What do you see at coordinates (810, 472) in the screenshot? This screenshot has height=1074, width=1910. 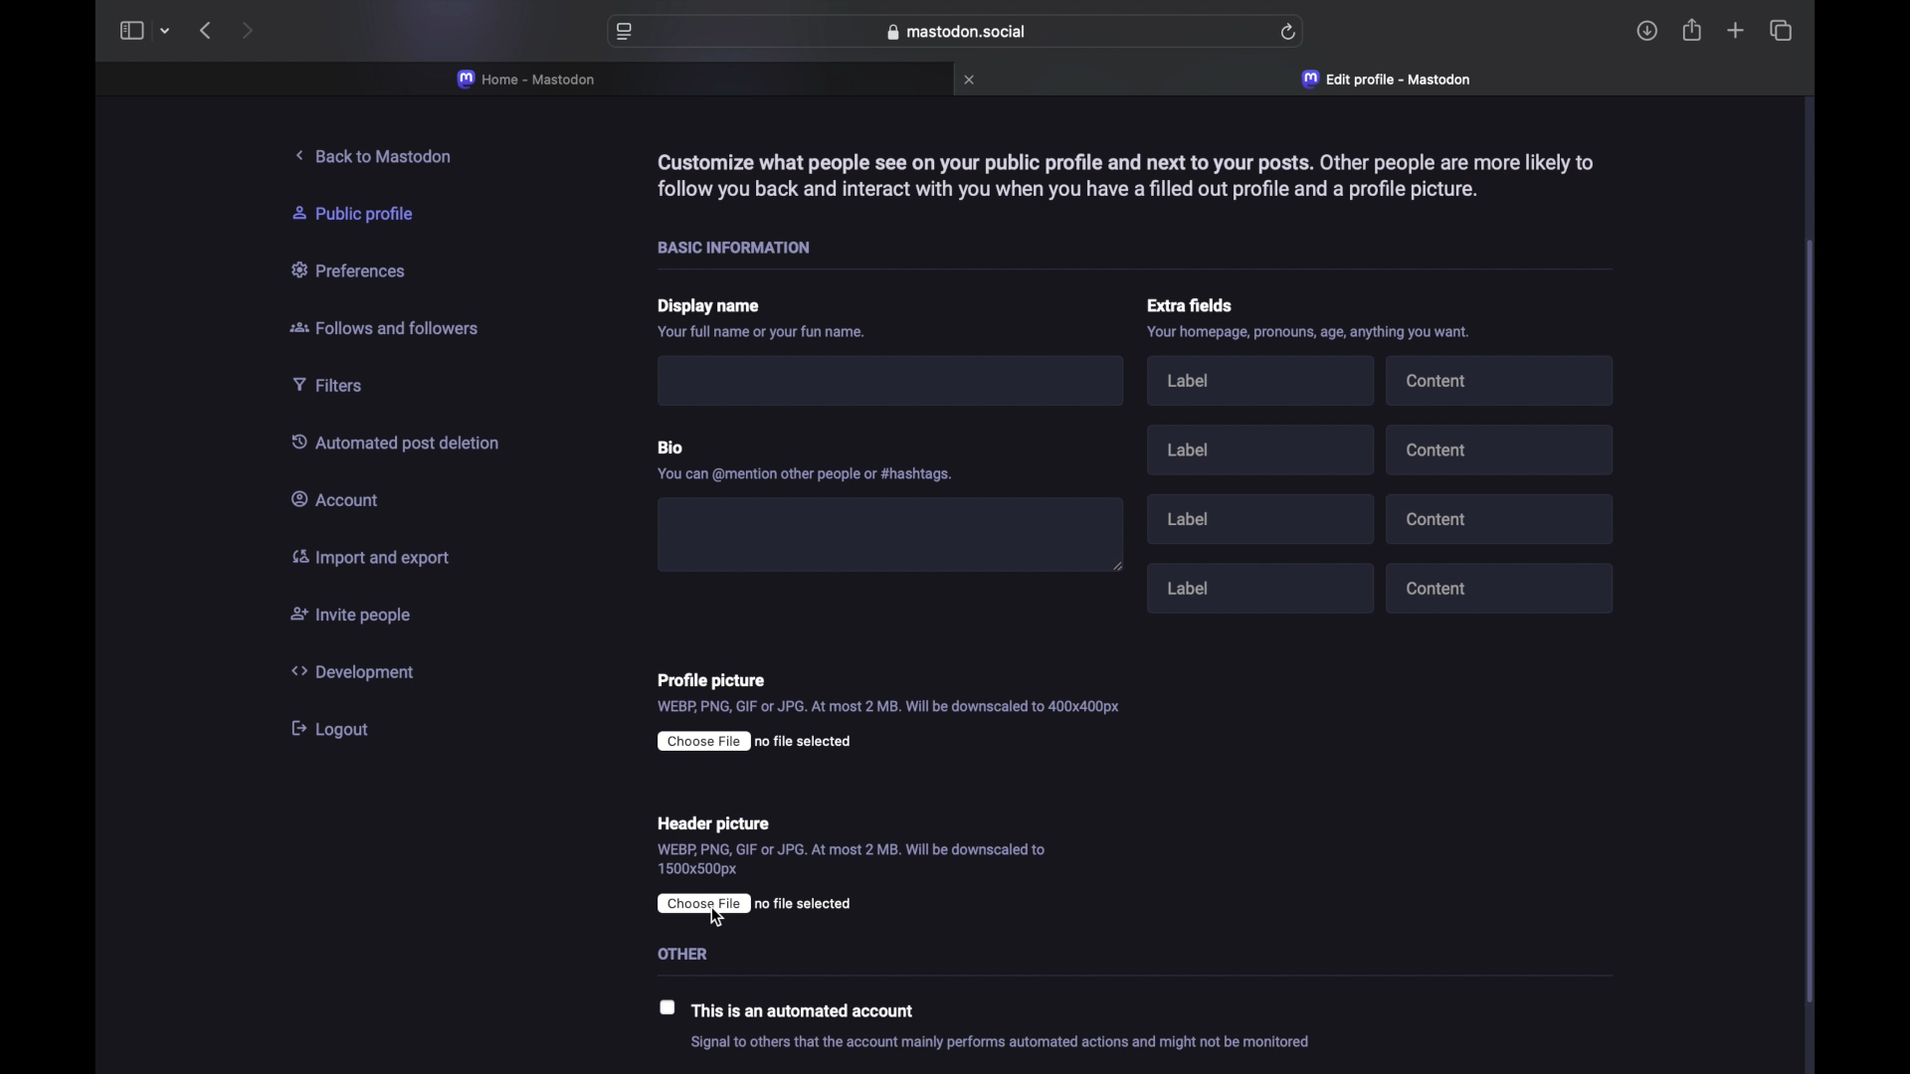 I see `info` at bounding box center [810, 472].